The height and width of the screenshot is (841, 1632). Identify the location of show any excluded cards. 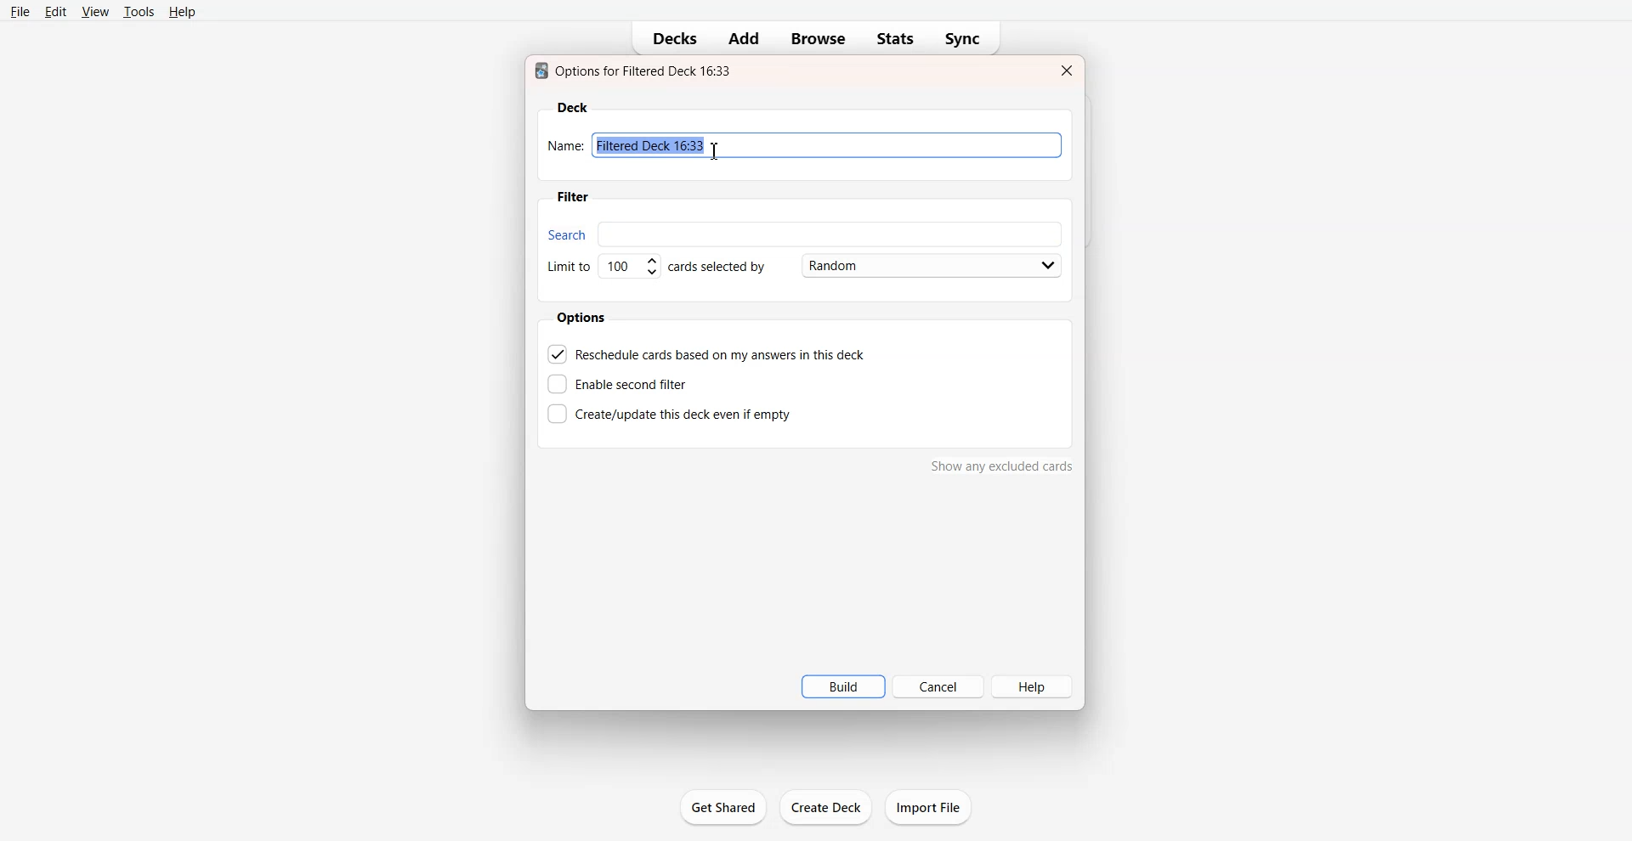
(1002, 470).